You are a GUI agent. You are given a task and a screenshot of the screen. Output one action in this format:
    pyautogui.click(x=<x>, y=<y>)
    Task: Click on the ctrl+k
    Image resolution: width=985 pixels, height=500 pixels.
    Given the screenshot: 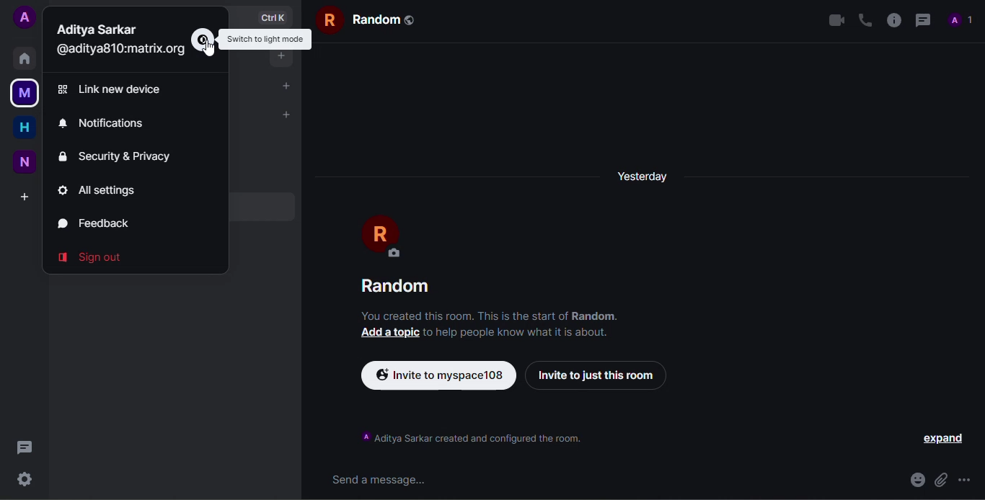 What is the action you would take?
    pyautogui.click(x=273, y=16)
    